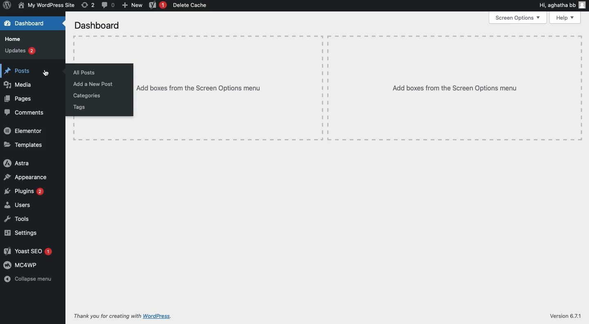  Describe the element at coordinates (25, 131) in the screenshot. I see `Elementor` at that location.